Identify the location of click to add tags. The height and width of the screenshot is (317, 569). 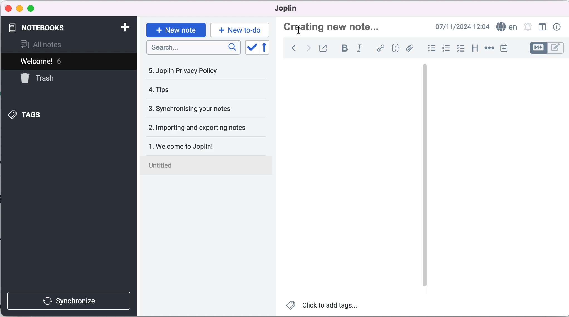
(323, 307).